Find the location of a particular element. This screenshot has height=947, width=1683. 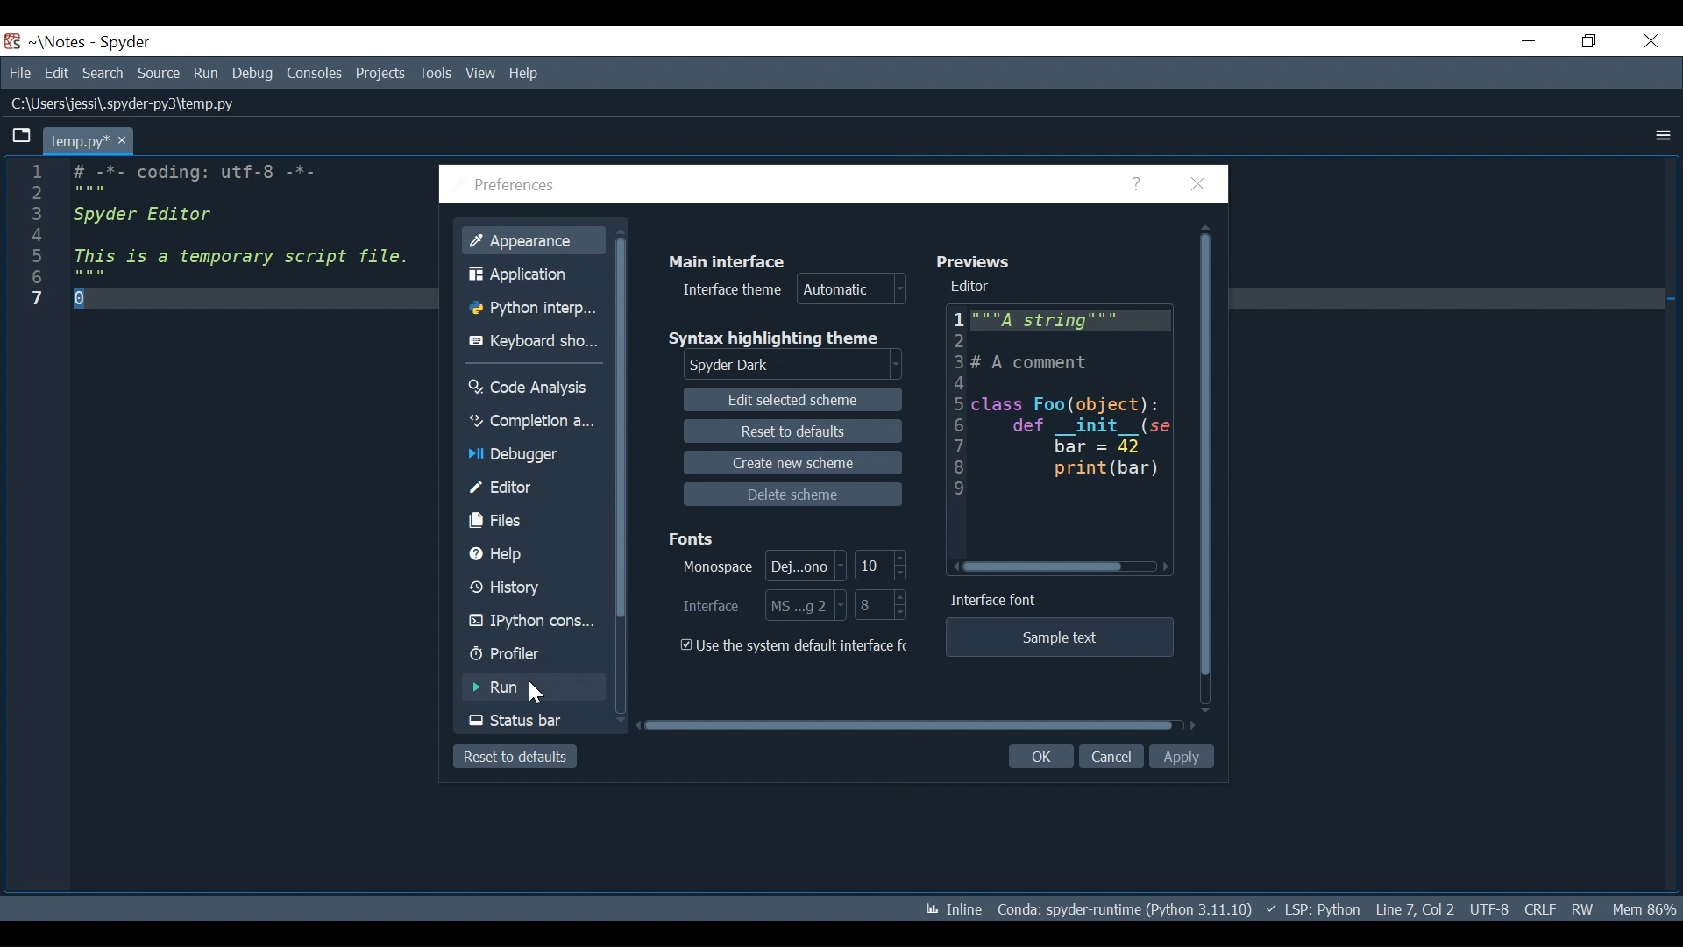

Select Interface Font Size is located at coordinates (884, 609).